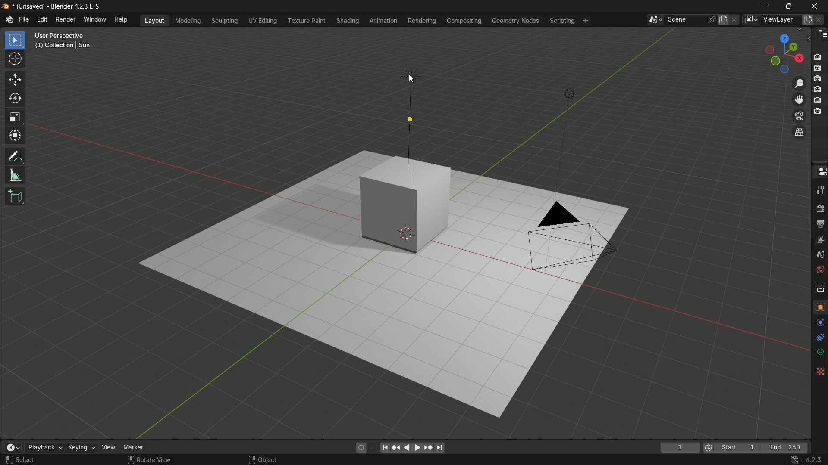 The height and width of the screenshot is (465, 828). I want to click on layer 3, so click(818, 78).